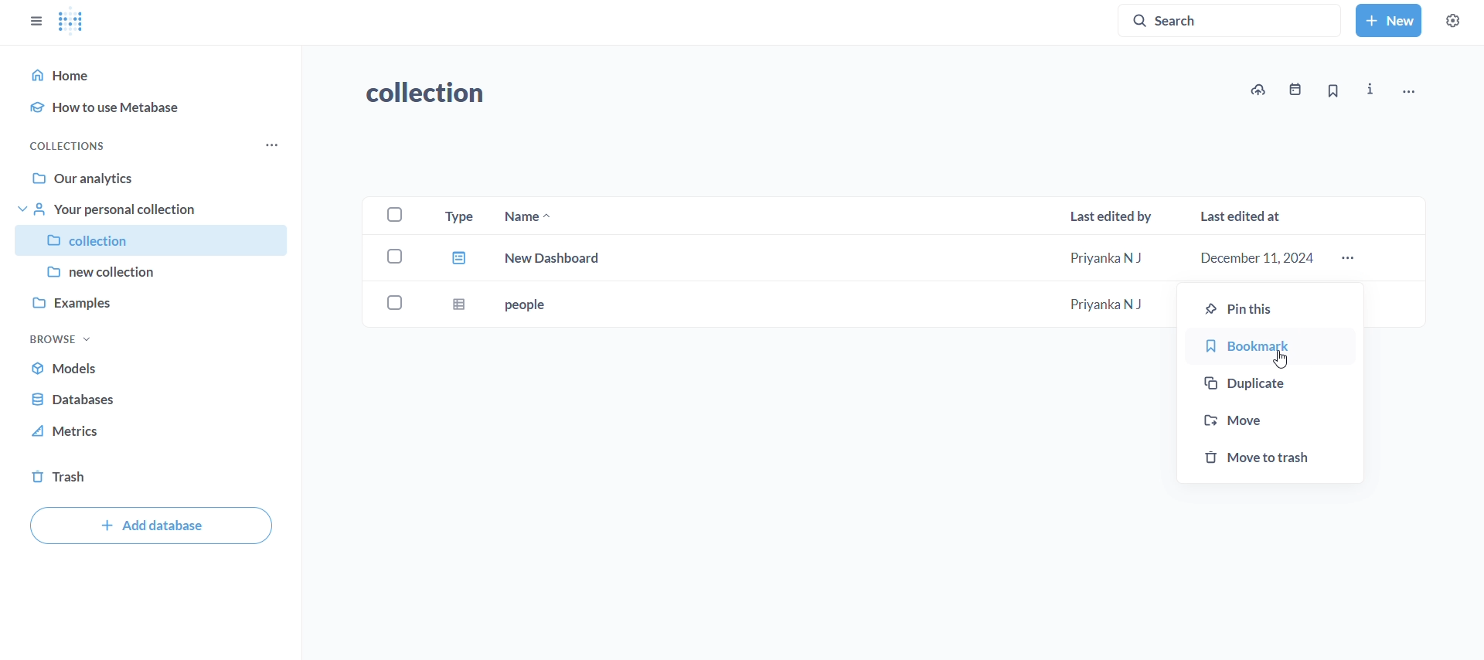 This screenshot has height=660, width=1484. I want to click on home , so click(155, 73).